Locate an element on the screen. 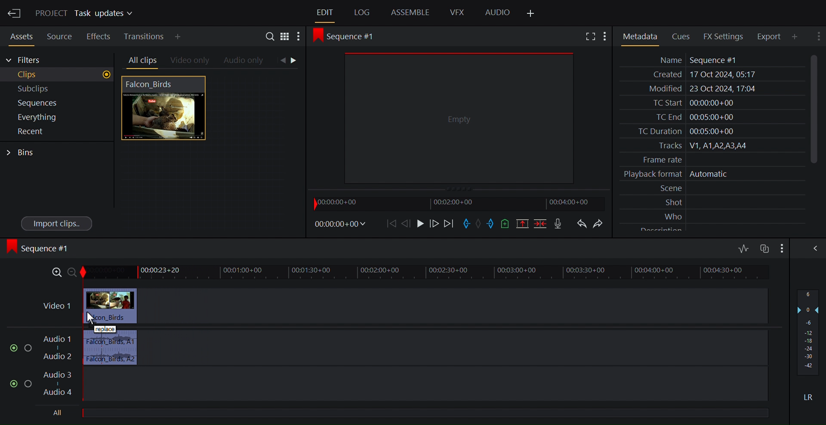 The image size is (826, 425). Nudge one frame forward is located at coordinates (409, 224).